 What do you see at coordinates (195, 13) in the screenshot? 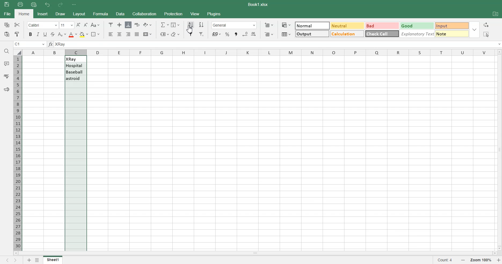
I see `View` at bounding box center [195, 13].